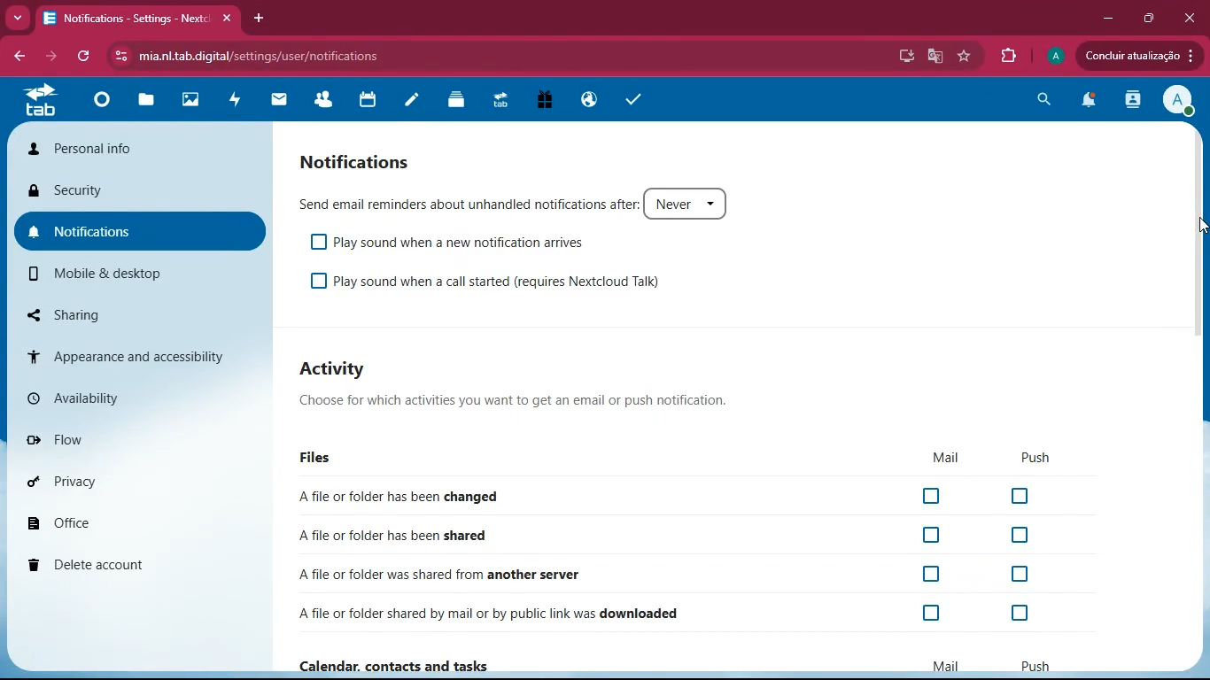 This screenshot has height=680, width=1210. I want to click on gift, so click(550, 101).